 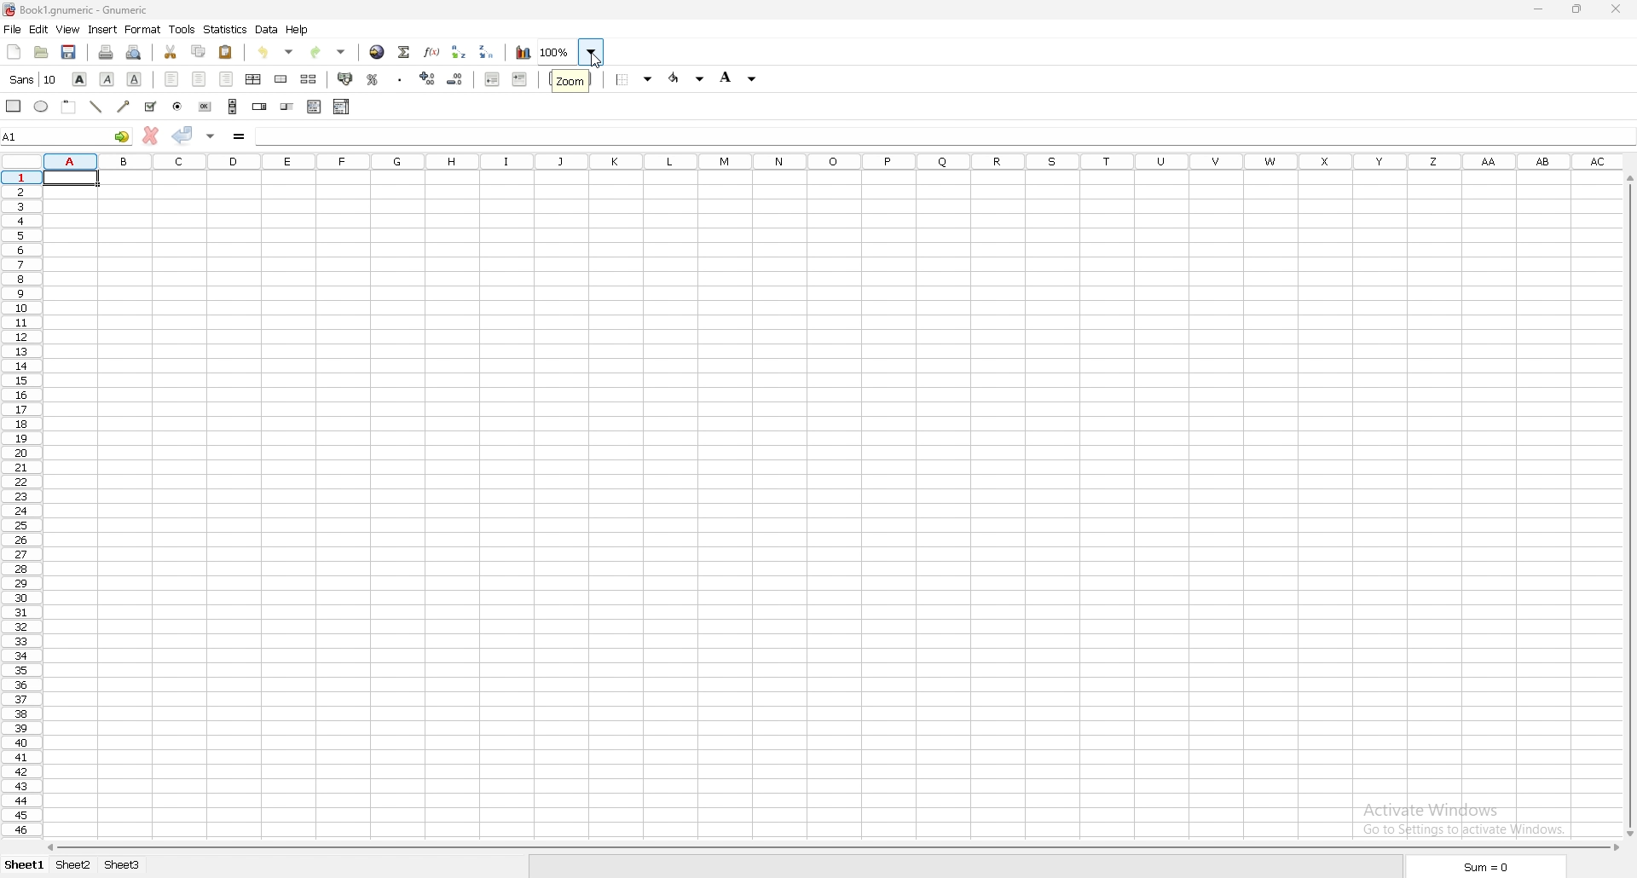 What do you see at coordinates (14, 107) in the screenshot?
I see `rectangle` at bounding box center [14, 107].